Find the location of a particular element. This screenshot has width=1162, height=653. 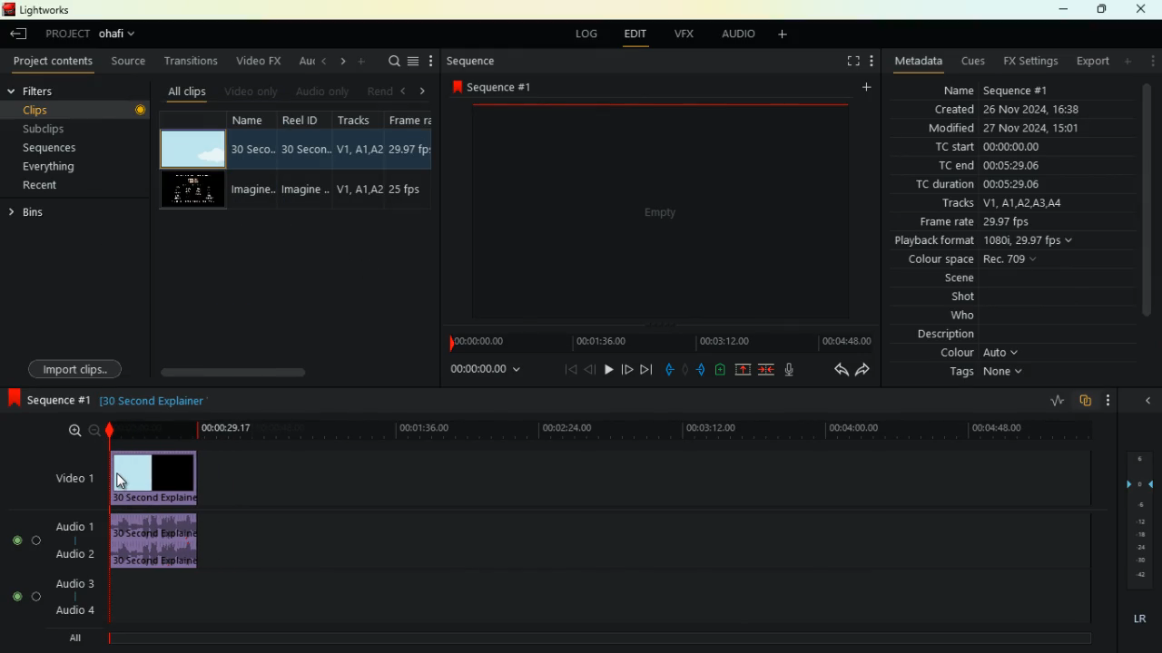

scroll is located at coordinates (255, 370).